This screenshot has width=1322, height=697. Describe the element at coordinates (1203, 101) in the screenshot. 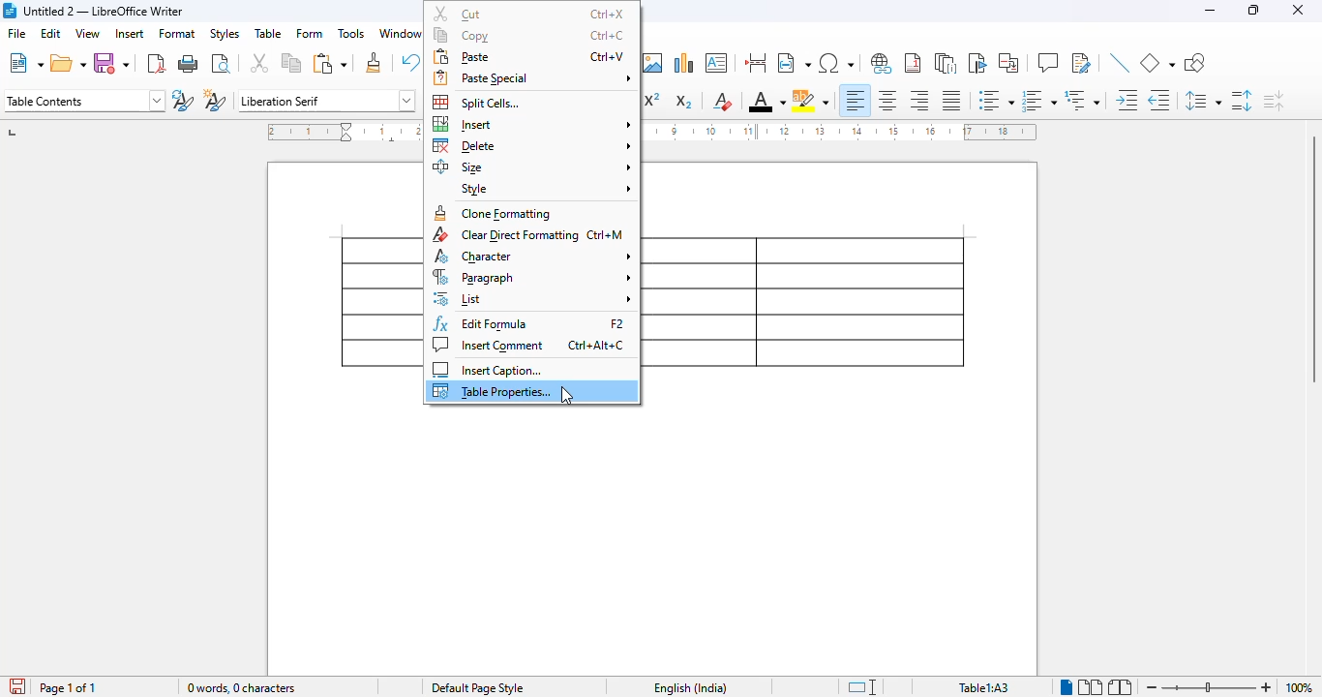

I see `set line spacing` at that location.